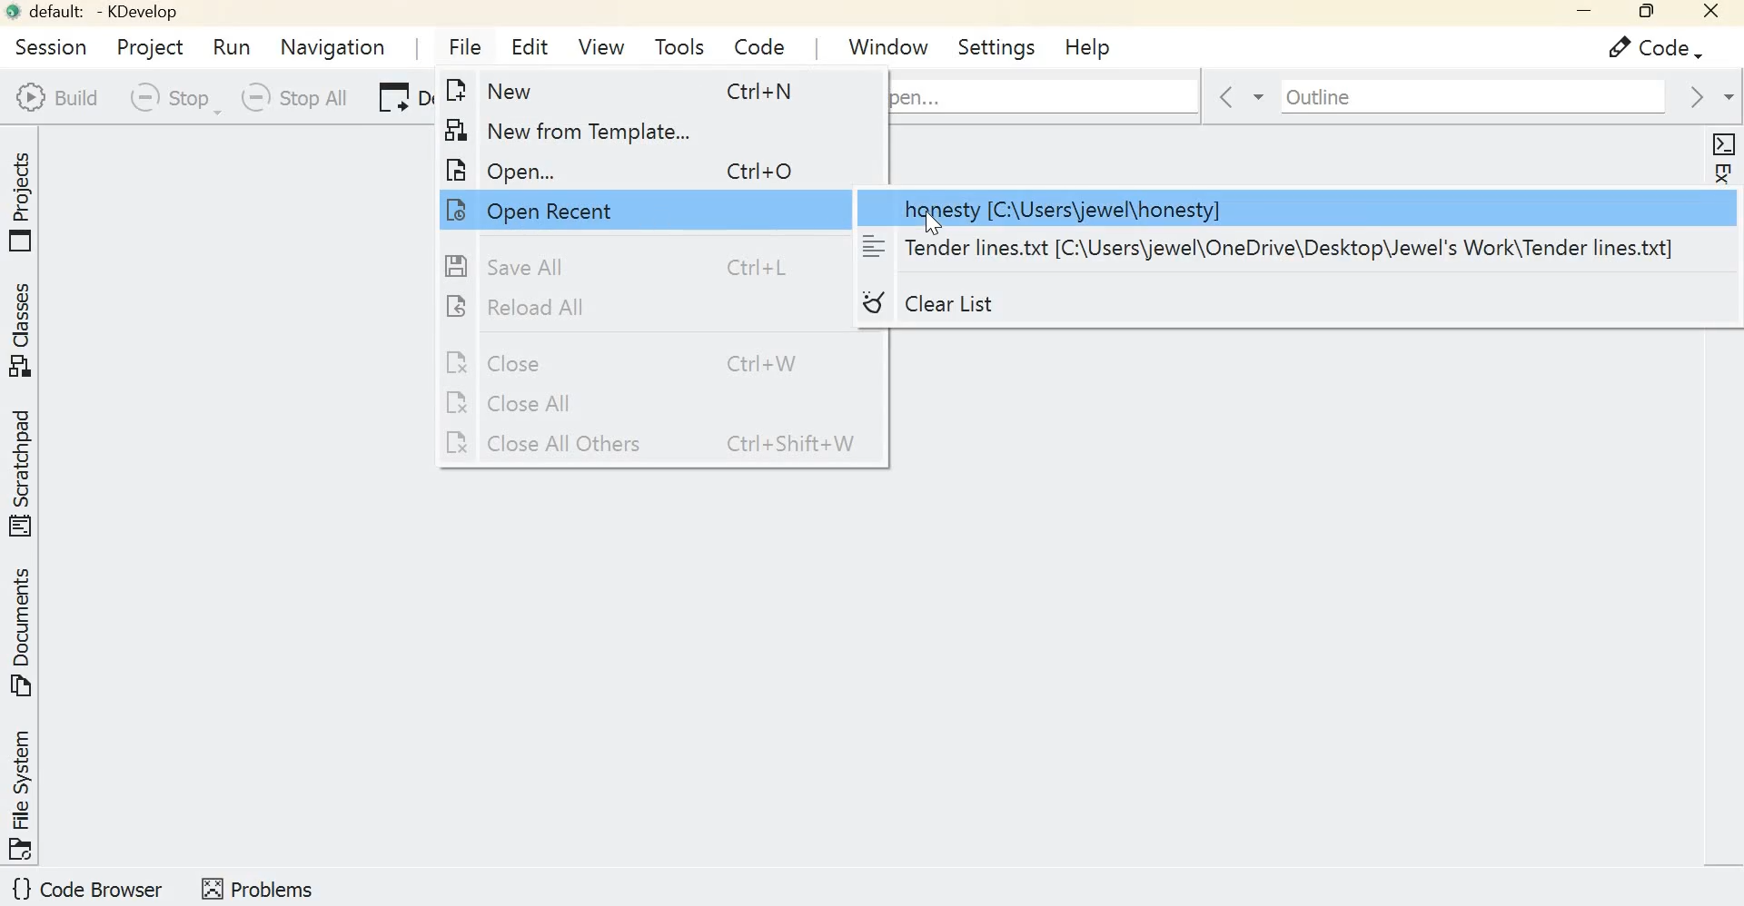 The width and height of the screenshot is (1744, 906). I want to click on Reload all, so click(629, 308).